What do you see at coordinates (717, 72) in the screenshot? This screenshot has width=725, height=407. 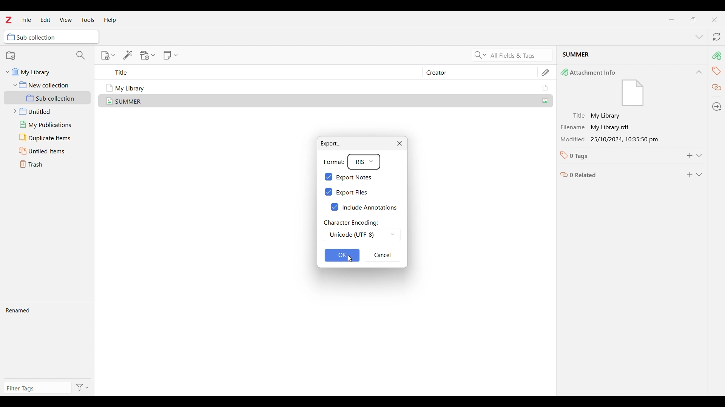 I see `Tags` at bounding box center [717, 72].